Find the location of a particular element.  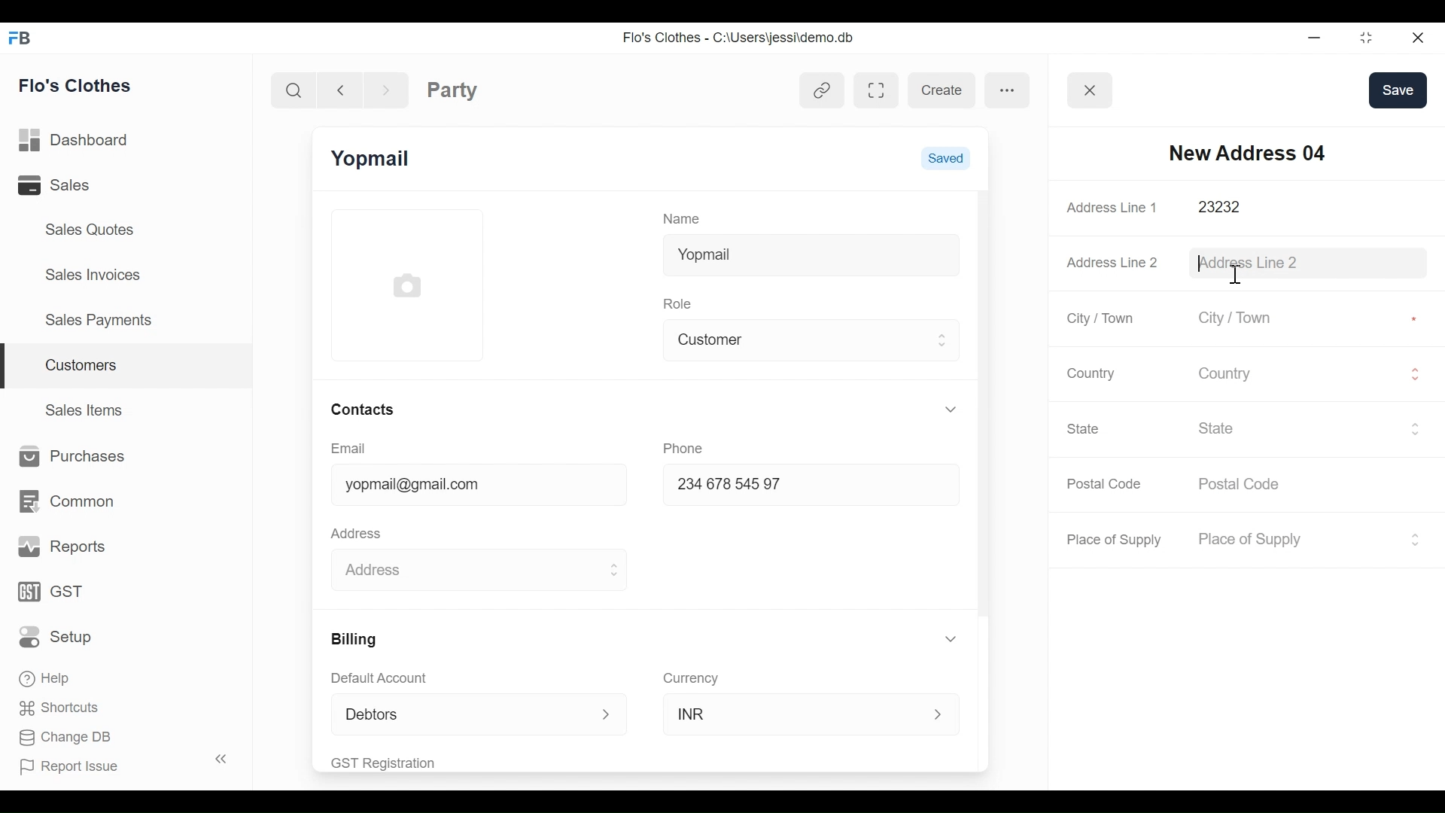

Postal Code is located at coordinates (1106, 484).